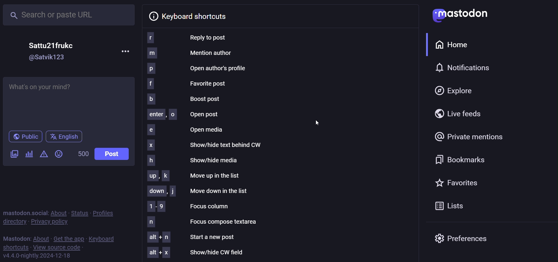  What do you see at coordinates (69, 238) in the screenshot?
I see `get the app` at bounding box center [69, 238].